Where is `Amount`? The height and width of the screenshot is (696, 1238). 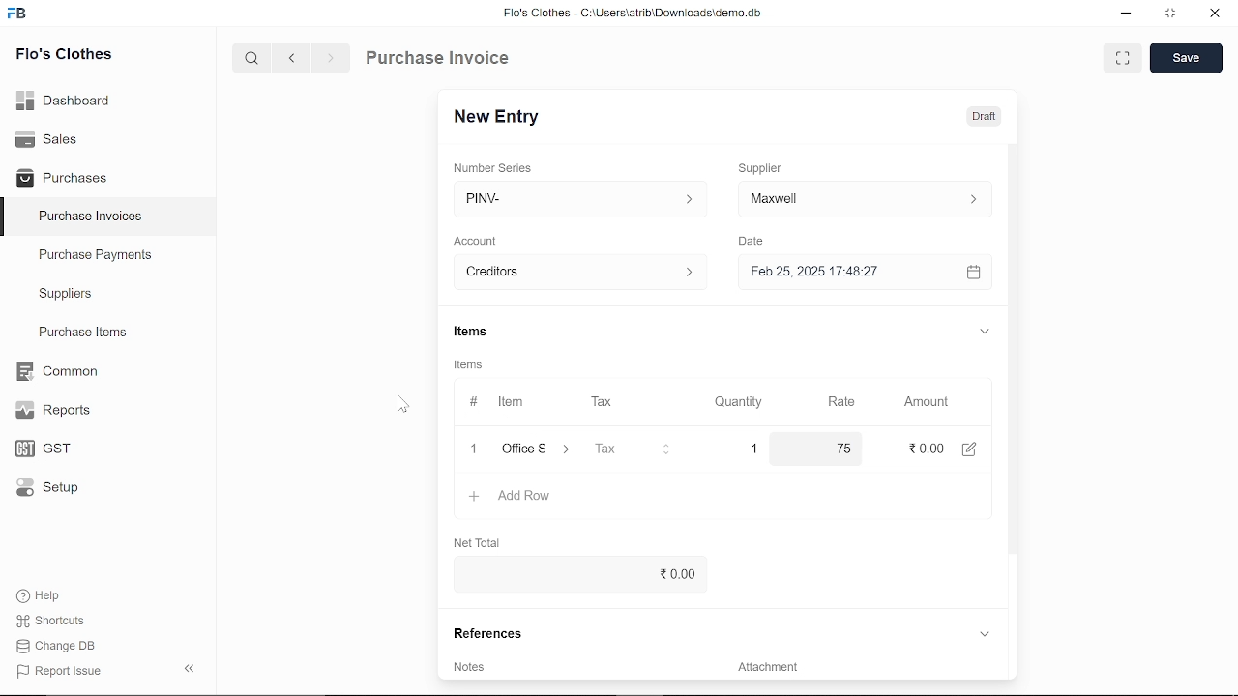
Amount is located at coordinates (925, 400).